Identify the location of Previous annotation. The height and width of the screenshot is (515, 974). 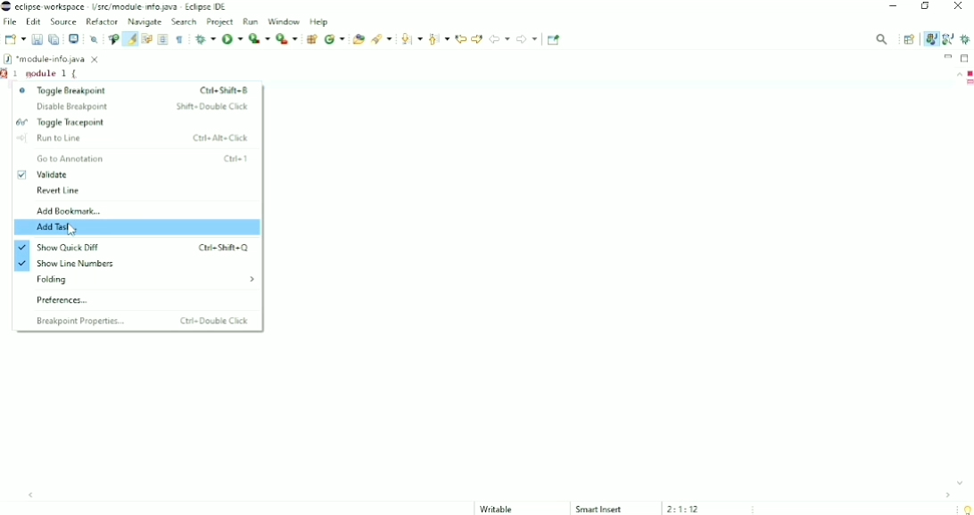
(438, 39).